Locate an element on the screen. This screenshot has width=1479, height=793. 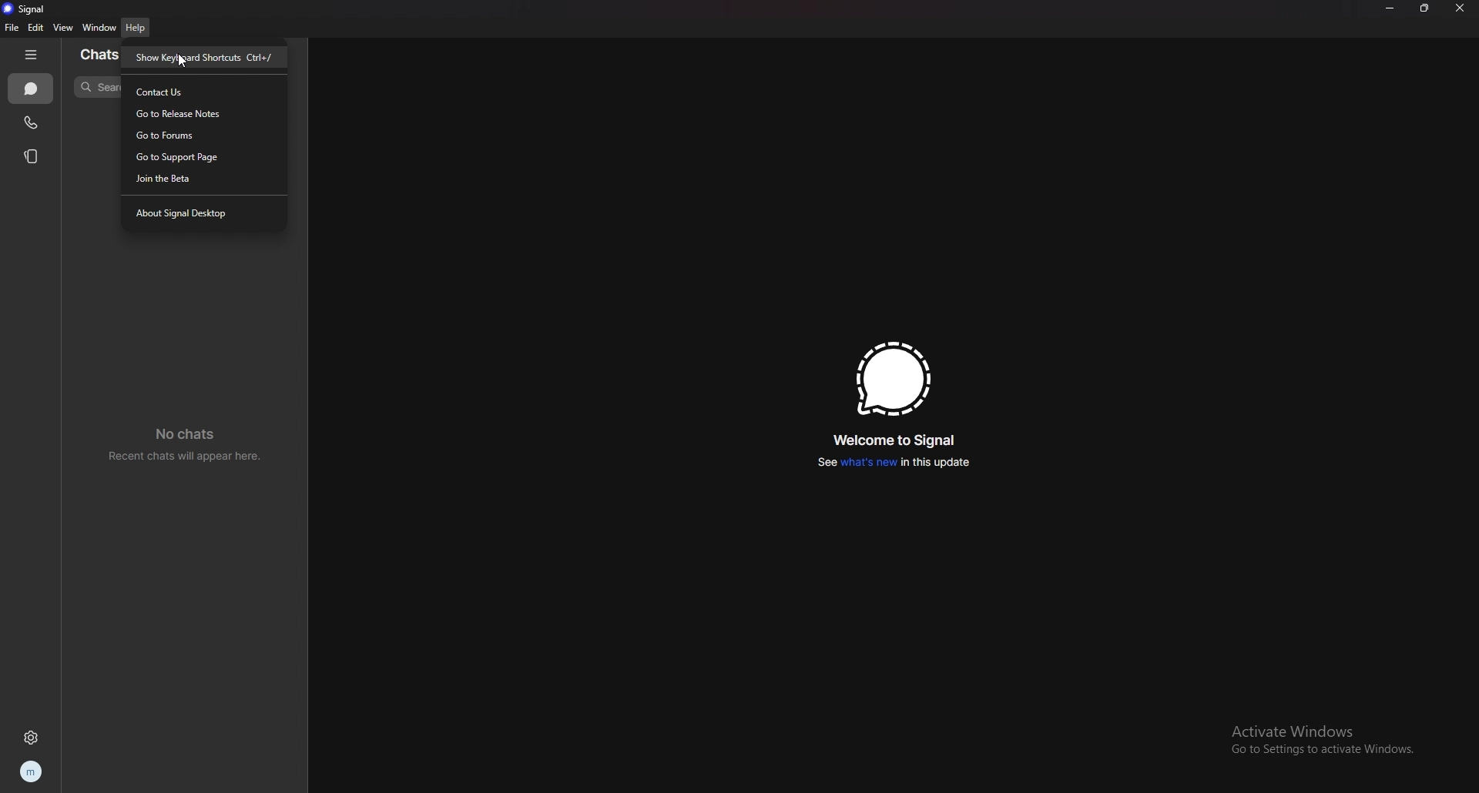
help is located at coordinates (136, 28).